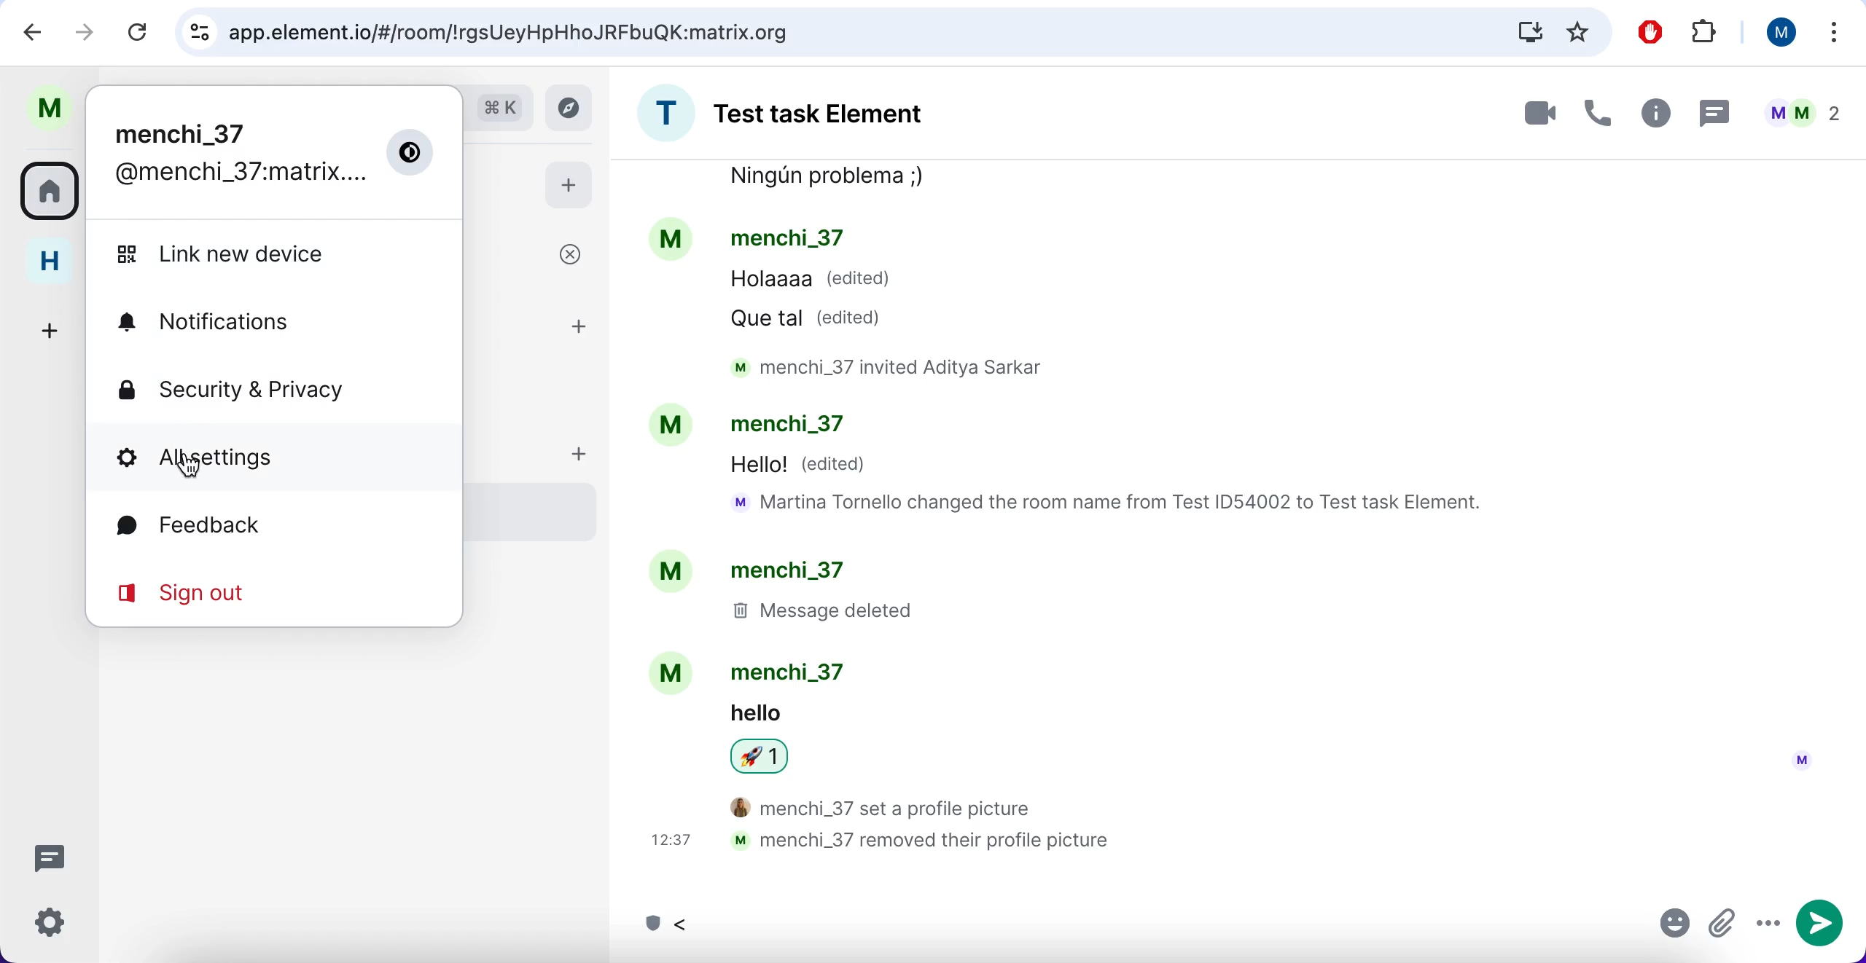  What do you see at coordinates (808, 113) in the screenshot?
I see `room chat` at bounding box center [808, 113].